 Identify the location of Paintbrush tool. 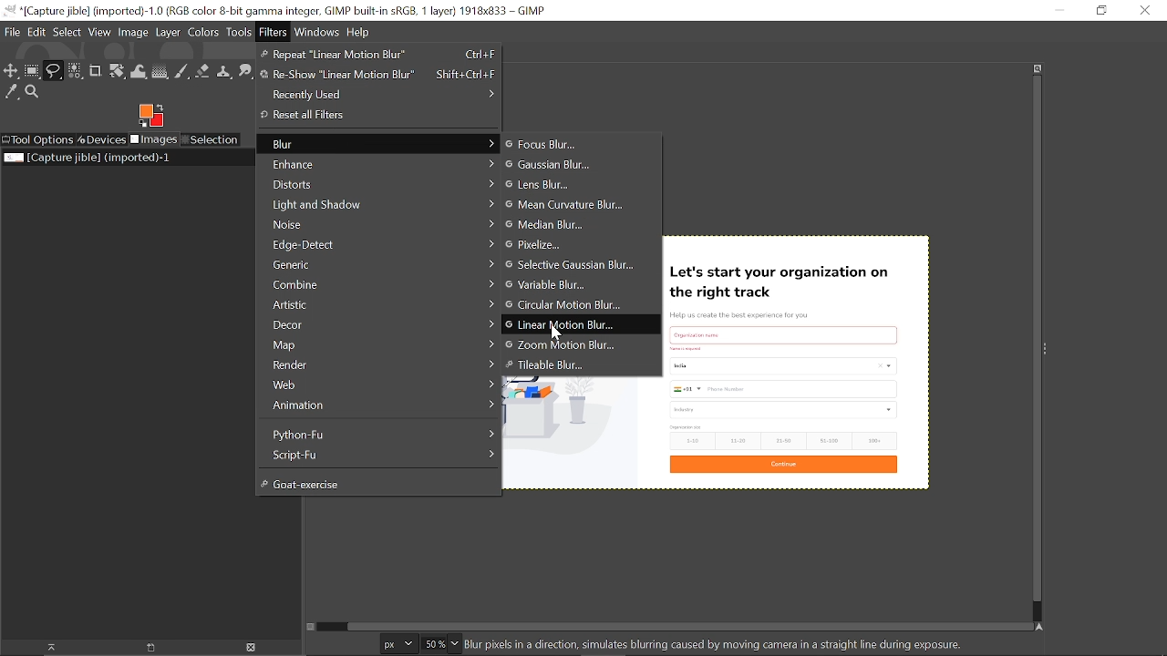
(182, 72).